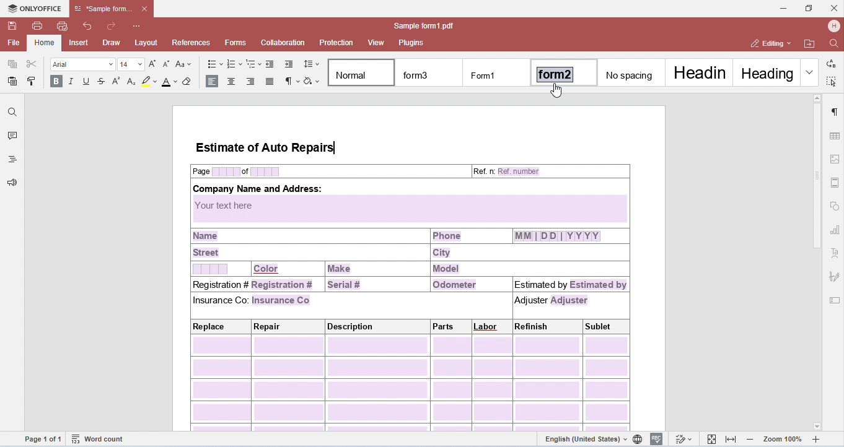 The height and width of the screenshot is (447, 844). What do you see at coordinates (639, 439) in the screenshot?
I see `set document language` at bounding box center [639, 439].